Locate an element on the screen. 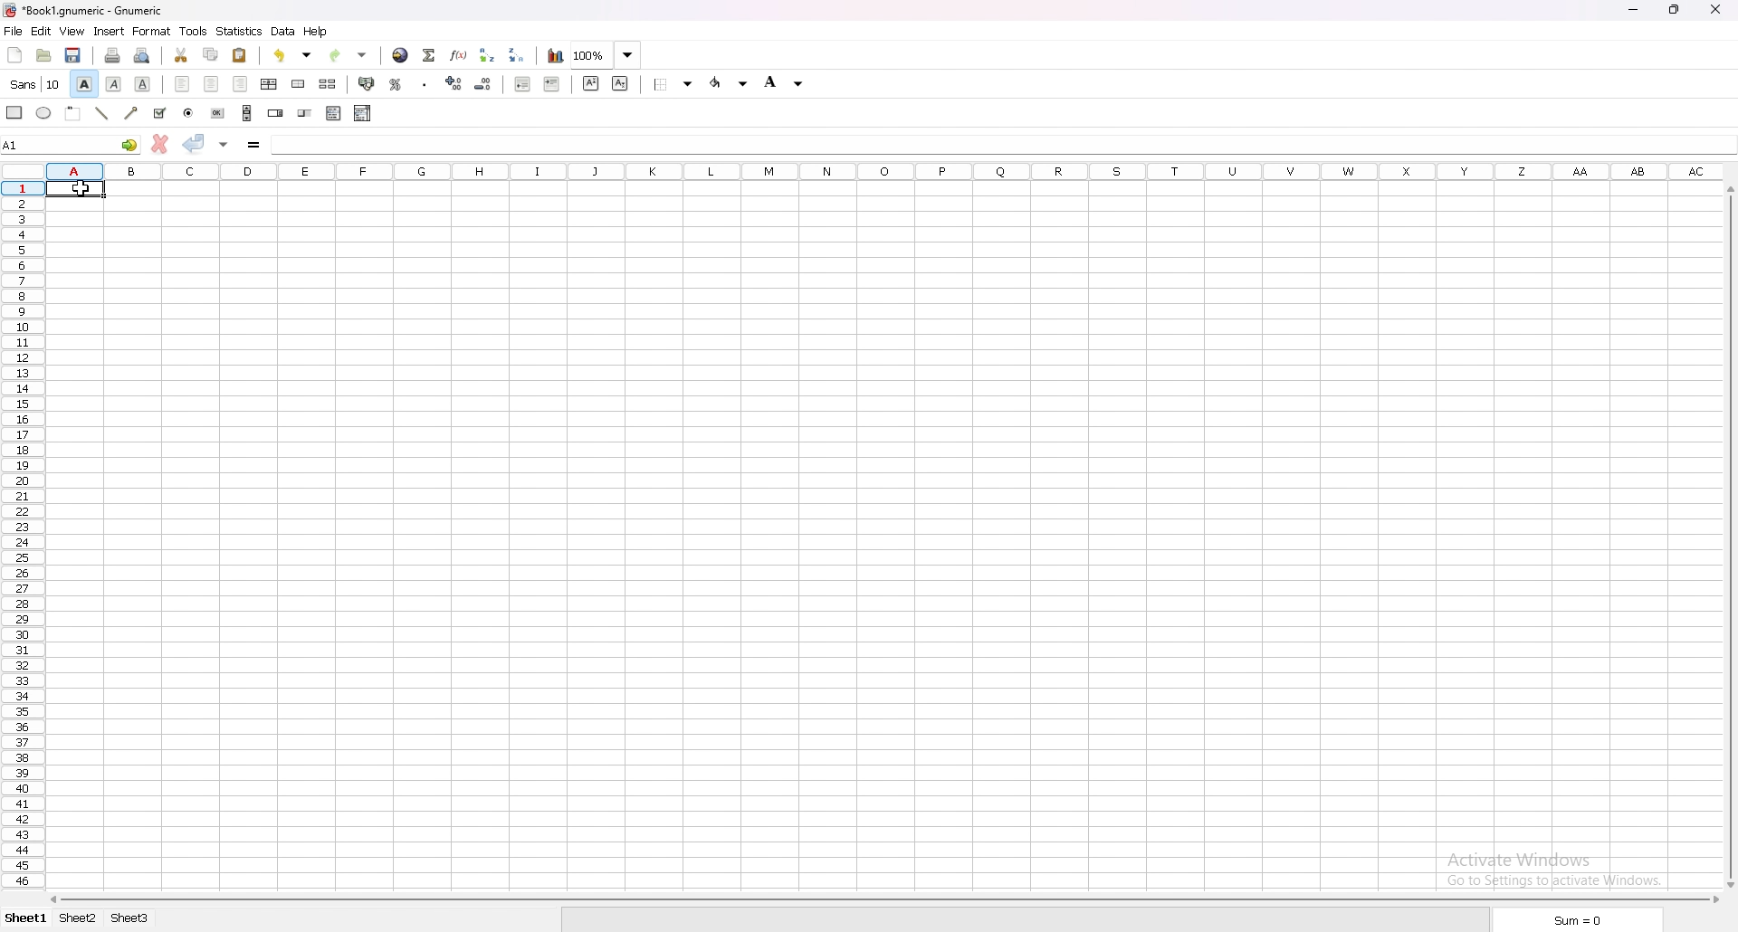 This screenshot has height=932, width=1738. sort descending is located at coordinates (516, 54).